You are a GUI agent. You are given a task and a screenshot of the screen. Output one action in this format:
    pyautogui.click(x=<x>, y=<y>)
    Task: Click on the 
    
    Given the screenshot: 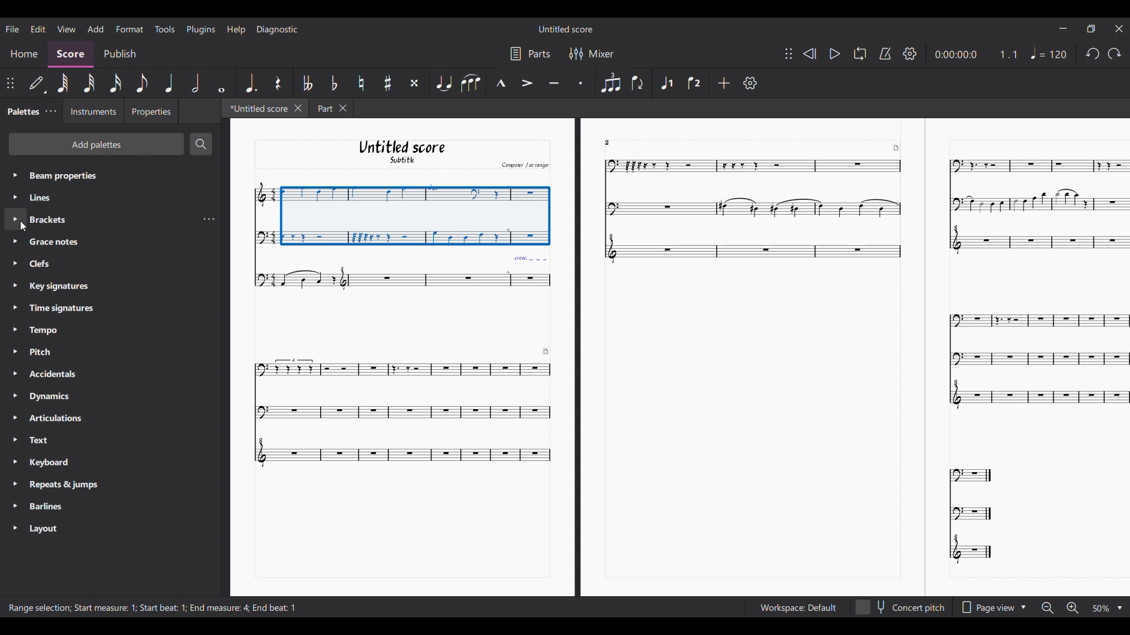 What is the action you would take?
    pyautogui.click(x=1039, y=359)
    